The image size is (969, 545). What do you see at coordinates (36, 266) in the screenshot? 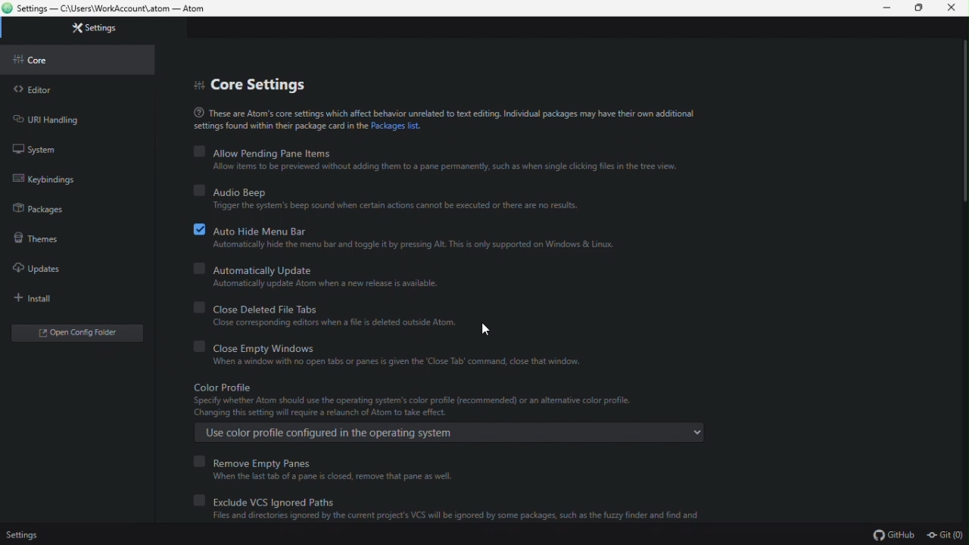
I see `Updates` at bounding box center [36, 266].